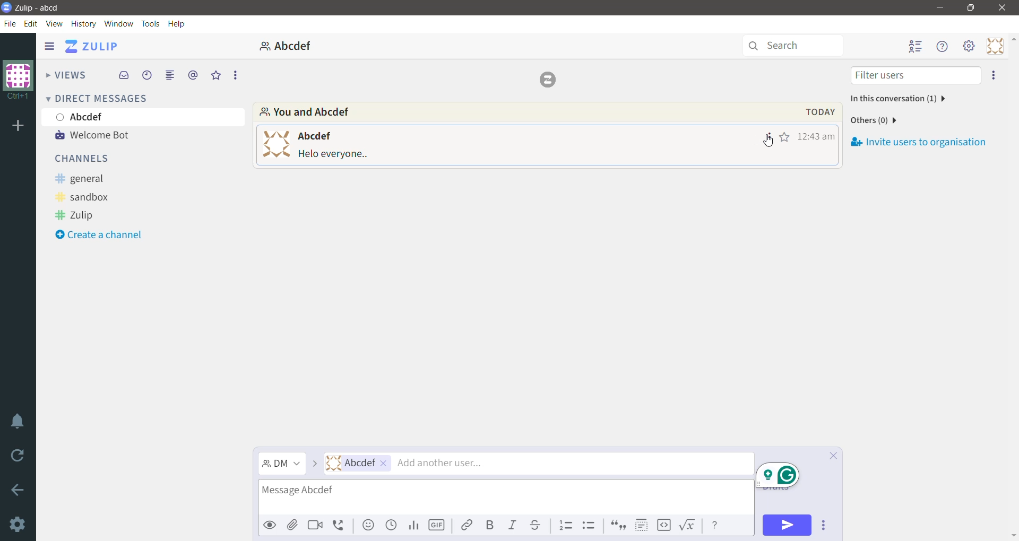 This screenshot has height=541, width=1019. I want to click on Starred Messages, so click(214, 75).